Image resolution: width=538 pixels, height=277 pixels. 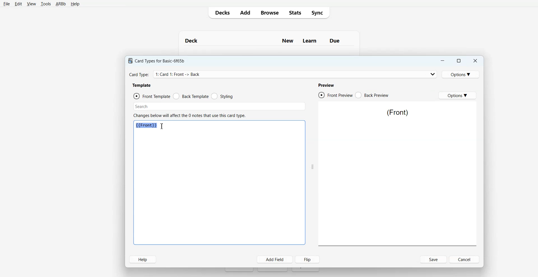 What do you see at coordinates (7, 4) in the screenshot?
I see `File` at bounding box center [7, 4].